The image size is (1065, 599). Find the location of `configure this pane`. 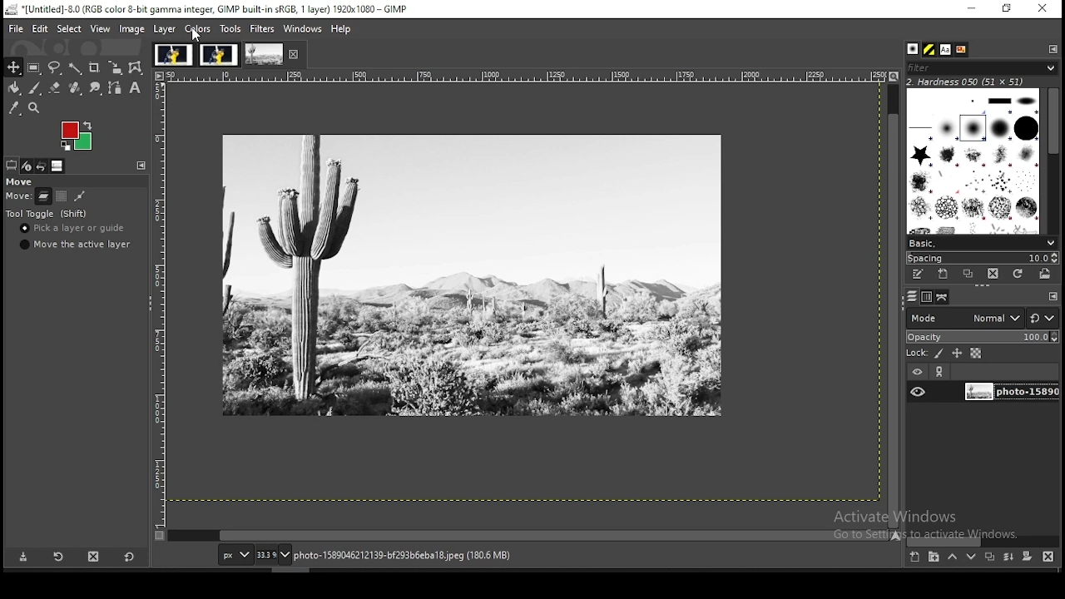

configure this pane is located at coordinates (1052, 48).